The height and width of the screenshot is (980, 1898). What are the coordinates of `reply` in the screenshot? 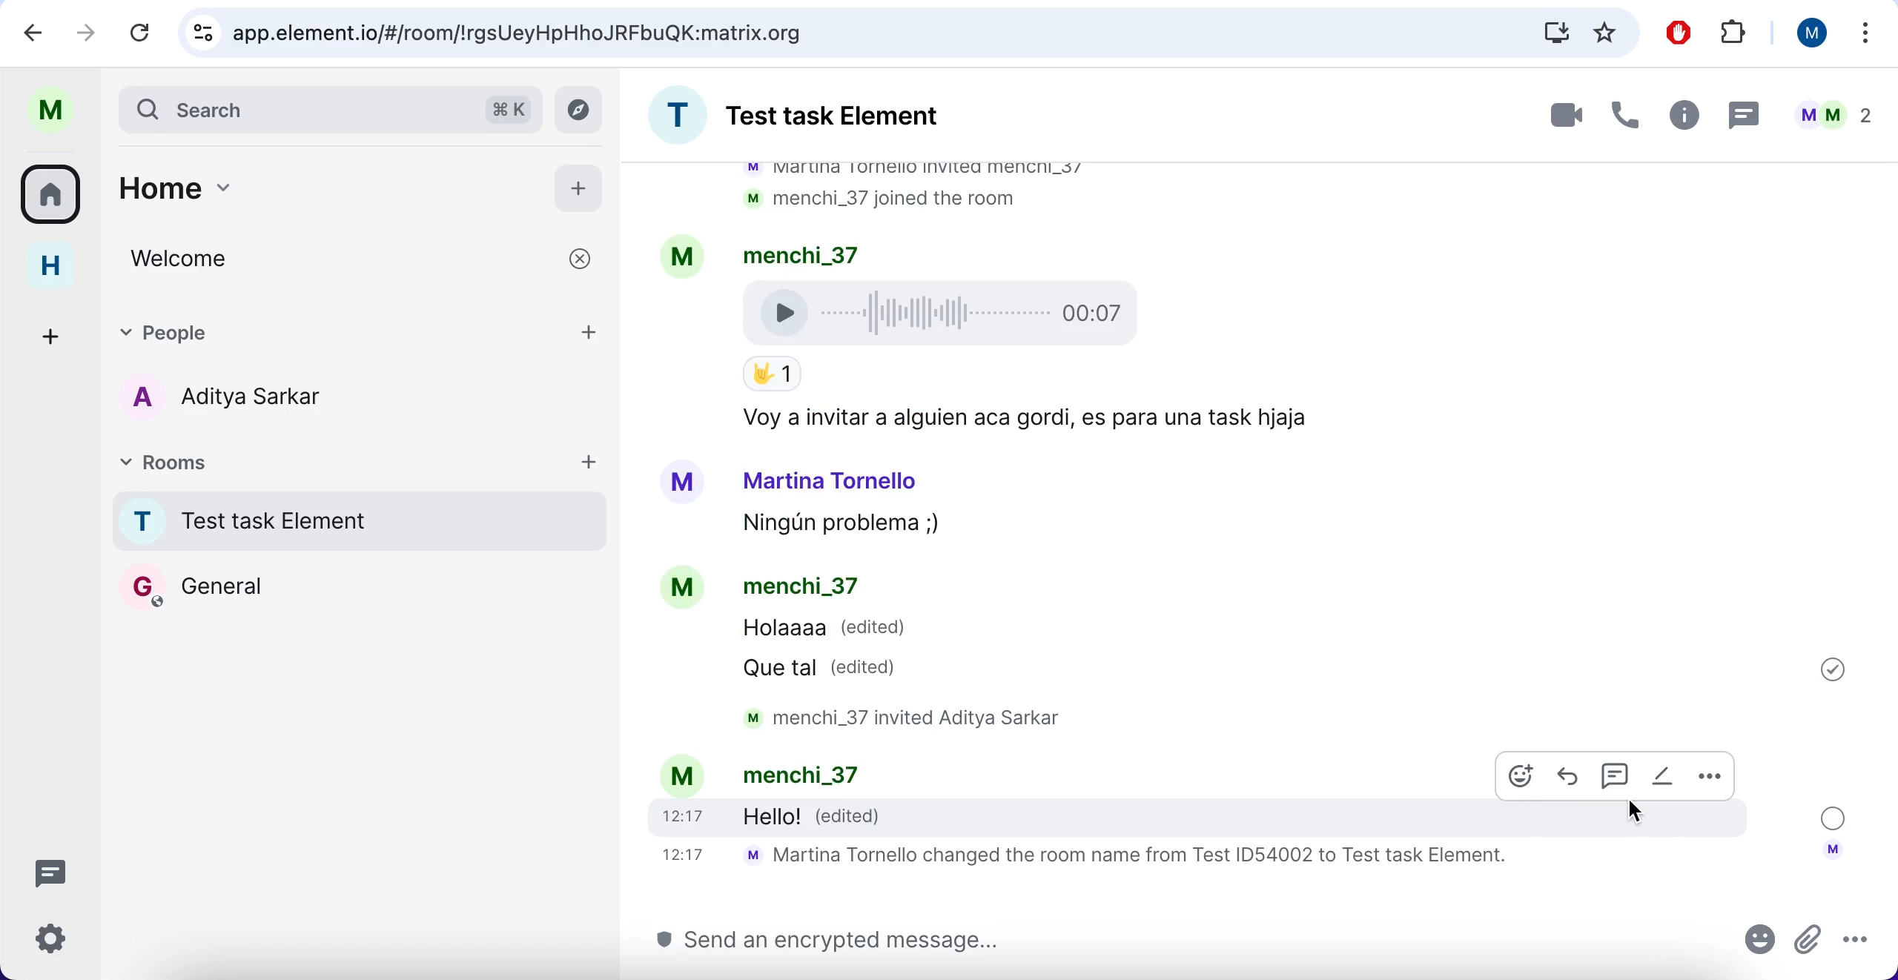 It's located at (1564, 775).